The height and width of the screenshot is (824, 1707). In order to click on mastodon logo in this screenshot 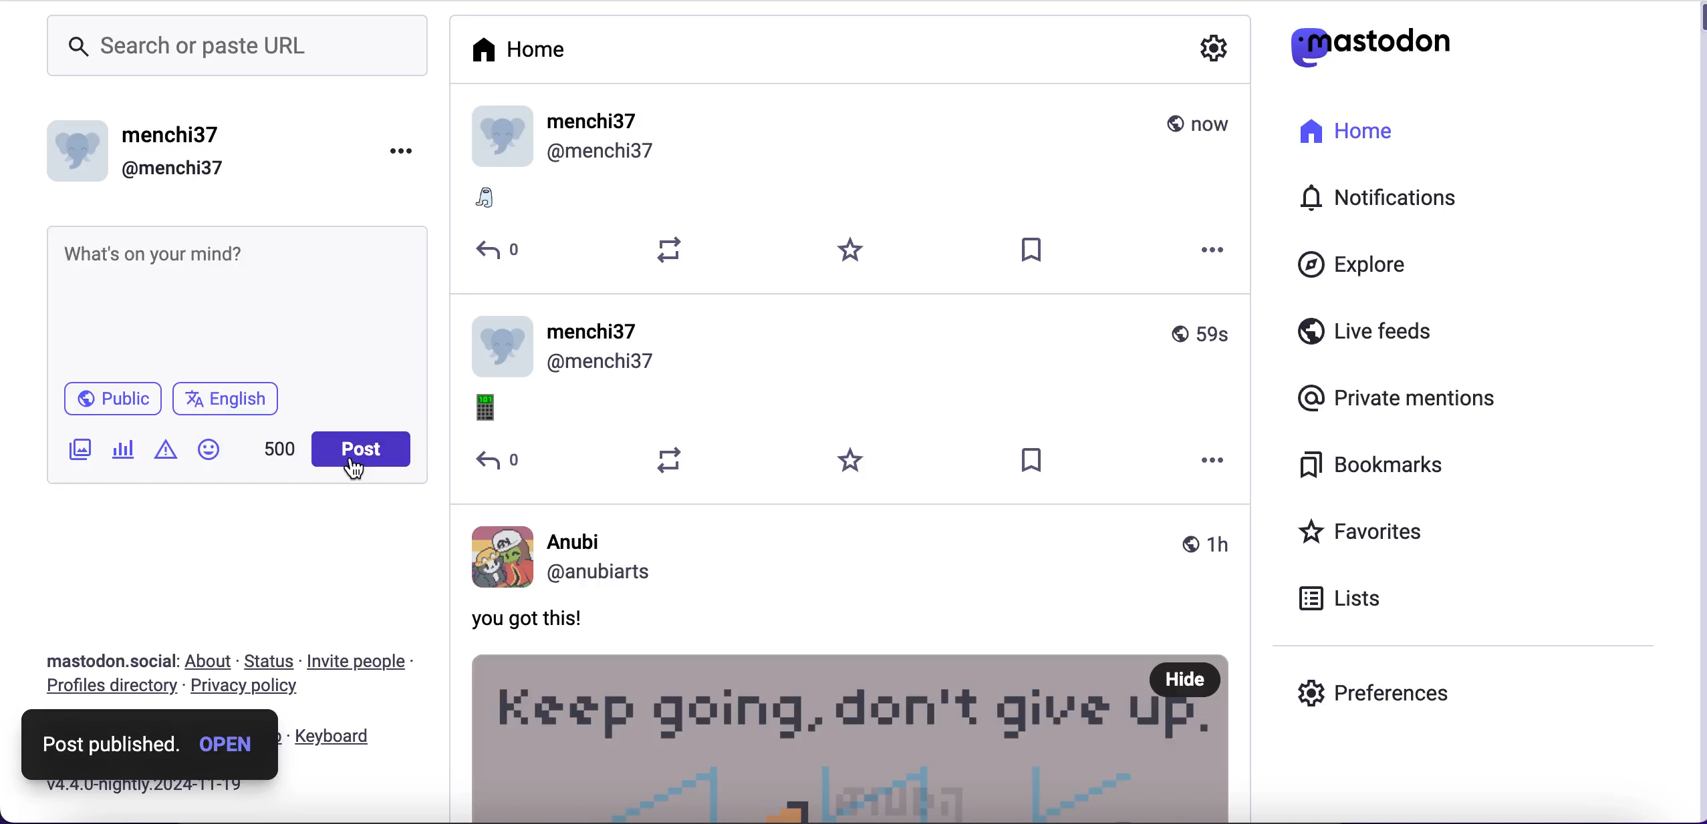, I will do `click(1363, 45)`.